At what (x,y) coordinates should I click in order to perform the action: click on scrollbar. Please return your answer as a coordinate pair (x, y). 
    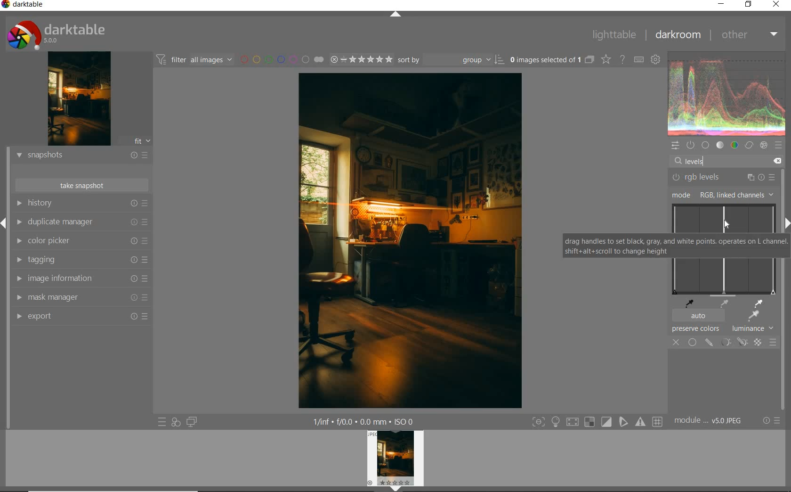
    Looking at the image, I should click on (783, 255).